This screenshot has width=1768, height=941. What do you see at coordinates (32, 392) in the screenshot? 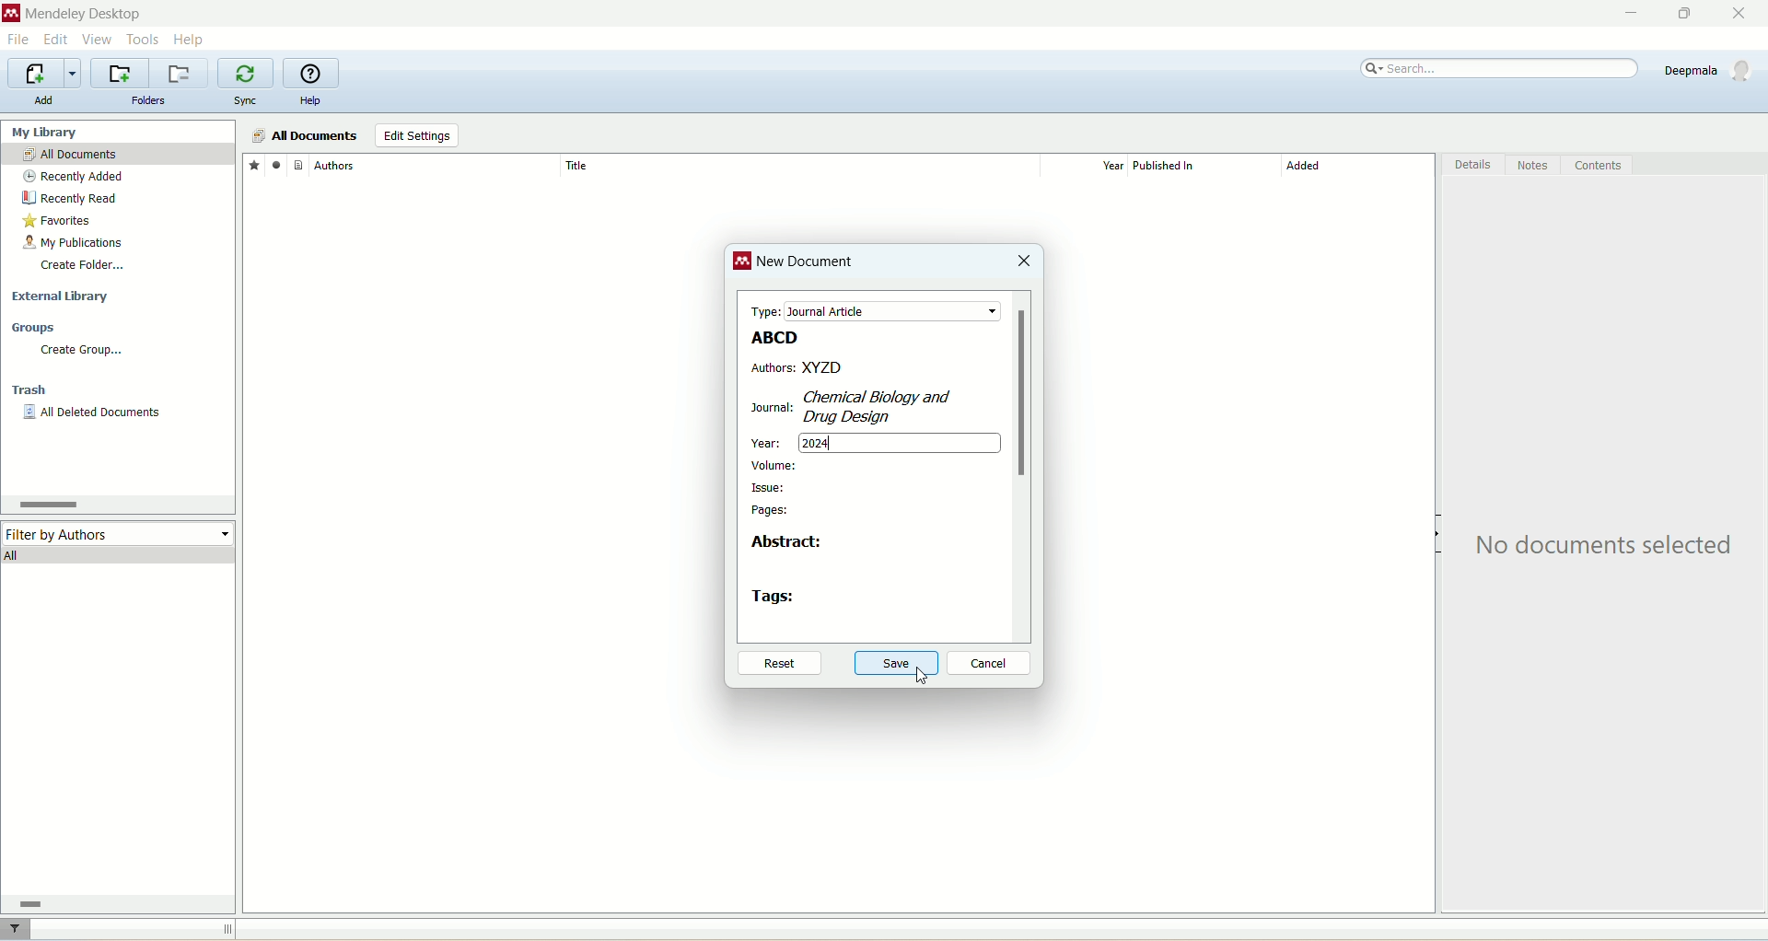
I see `trash` at bounding box center [32, 392].